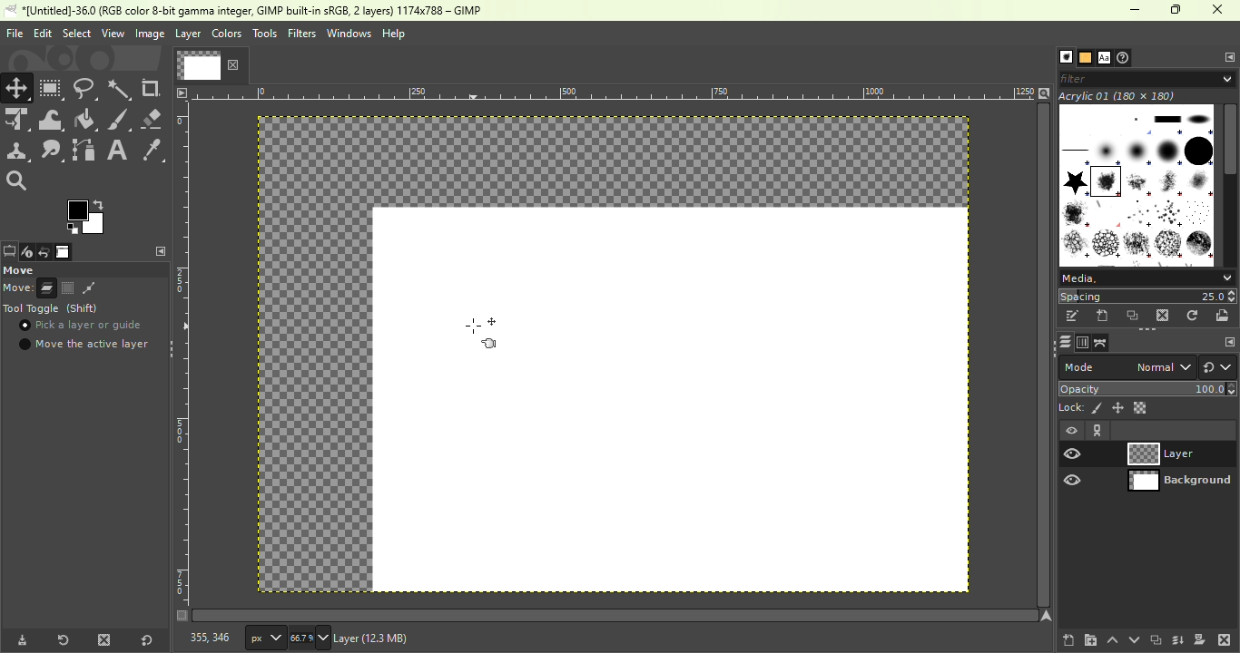 Image resolution: width=1240 pixels, height=653 pixels. I want to click on Lock pixels, so click(1080, 407).